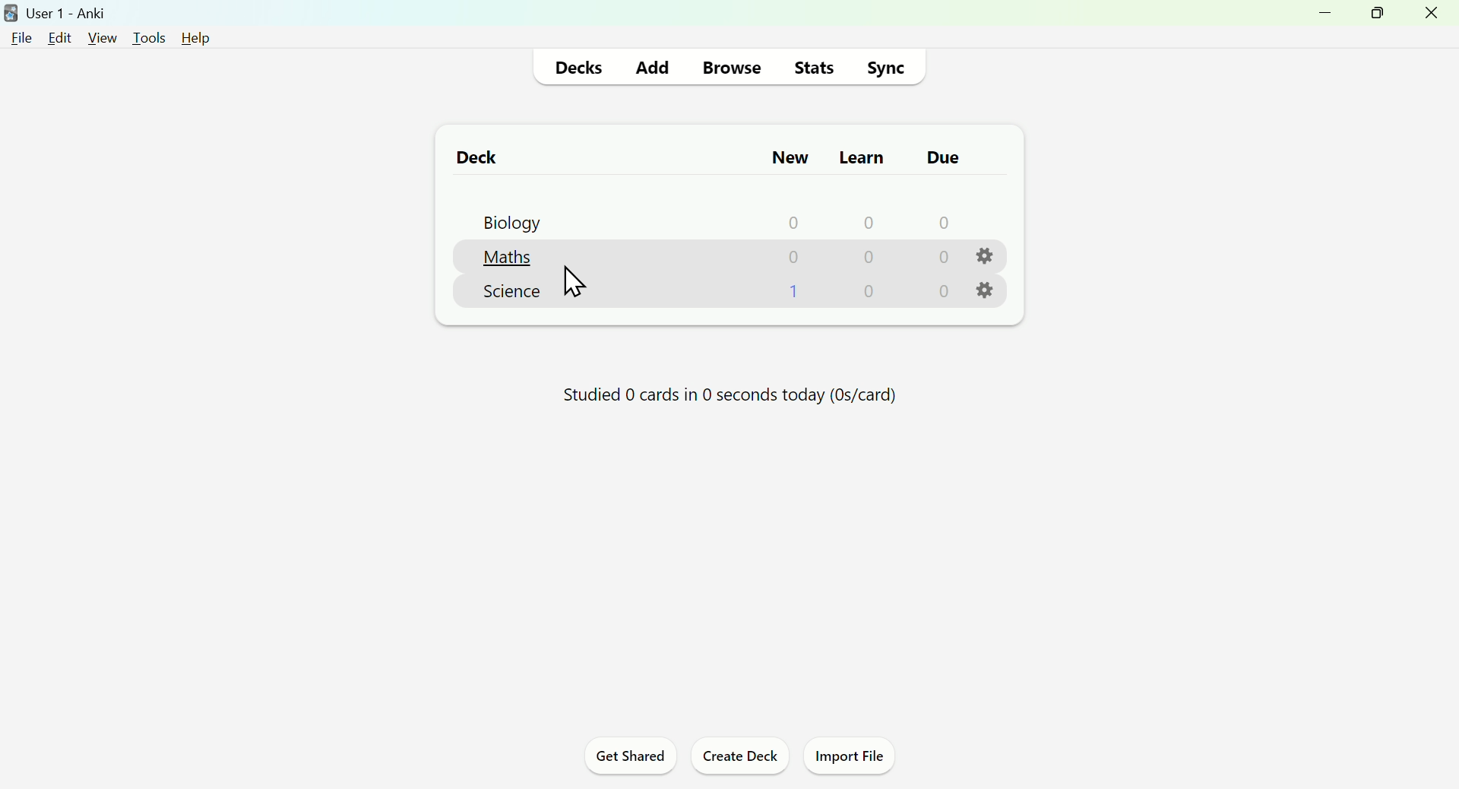  I want to click on , so click(1377, 15).